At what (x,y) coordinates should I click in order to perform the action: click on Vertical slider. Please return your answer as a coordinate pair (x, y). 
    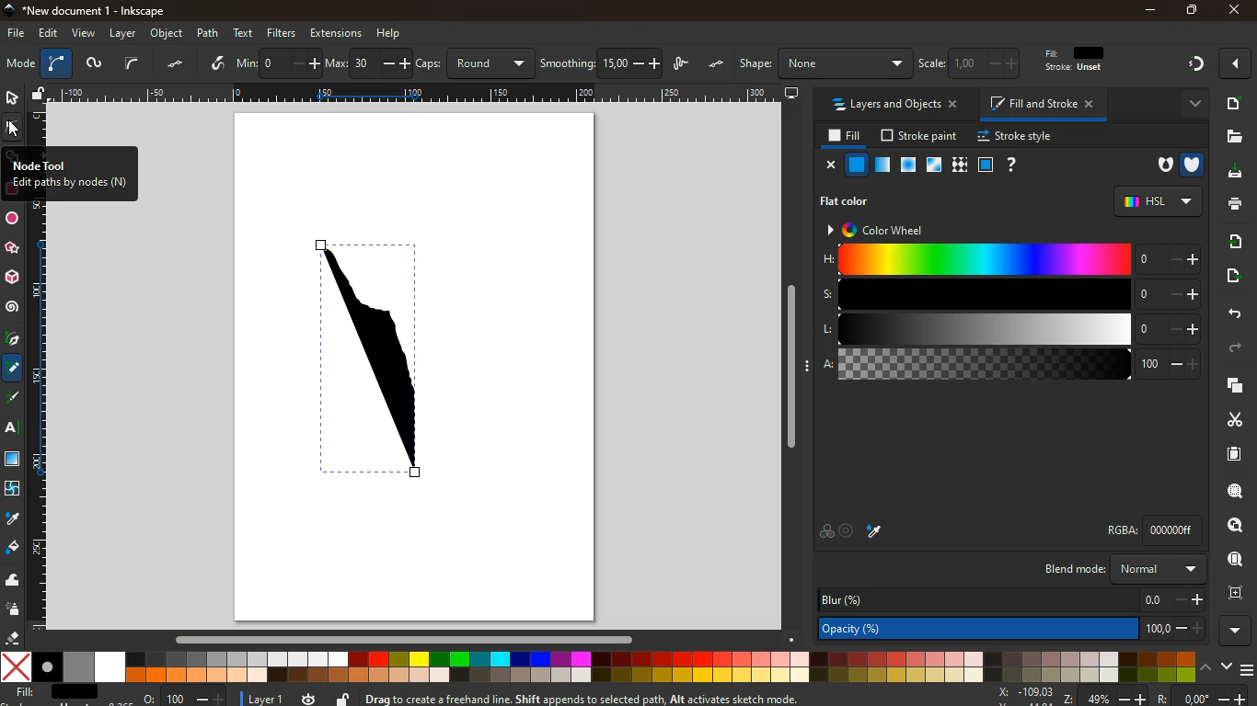
    Looking at the image, I should click on (793, 367).